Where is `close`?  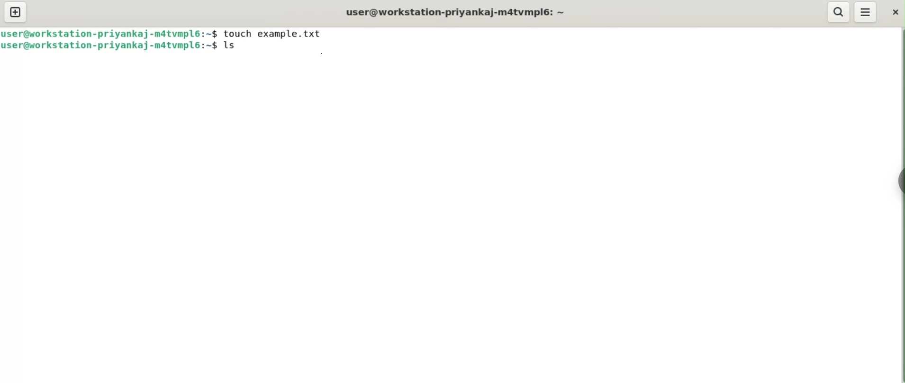
close is located at coordinates (894, 13).